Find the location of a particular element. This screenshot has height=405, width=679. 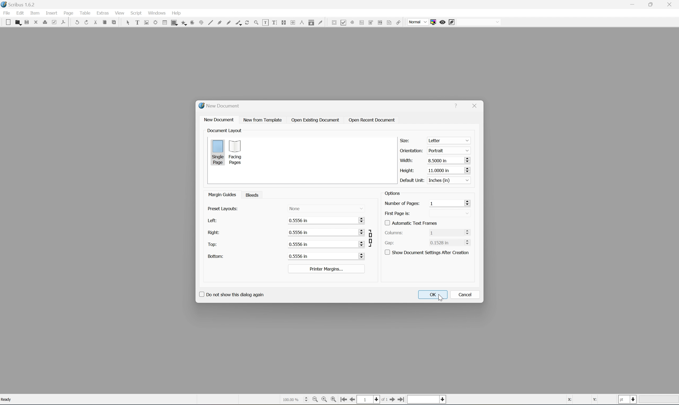

0.556 in is located at coordinates (325, 244).